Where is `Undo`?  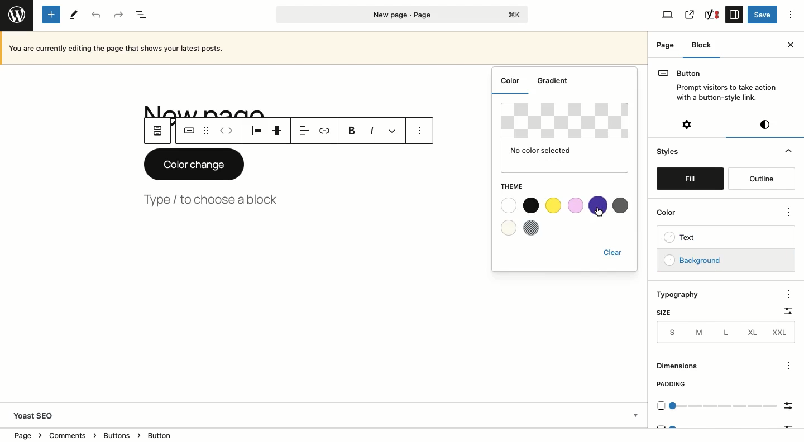
Undo is located at coordinates (96, 16).